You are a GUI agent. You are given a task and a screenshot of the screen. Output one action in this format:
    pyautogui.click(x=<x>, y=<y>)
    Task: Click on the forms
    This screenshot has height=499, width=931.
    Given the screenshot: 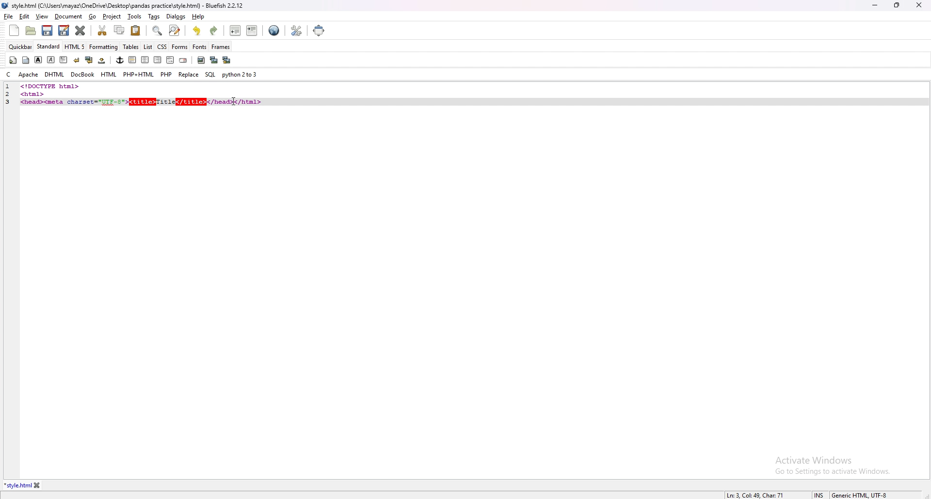 What is the action you would take?
    pyautogui.click(x=180, y=46)
    